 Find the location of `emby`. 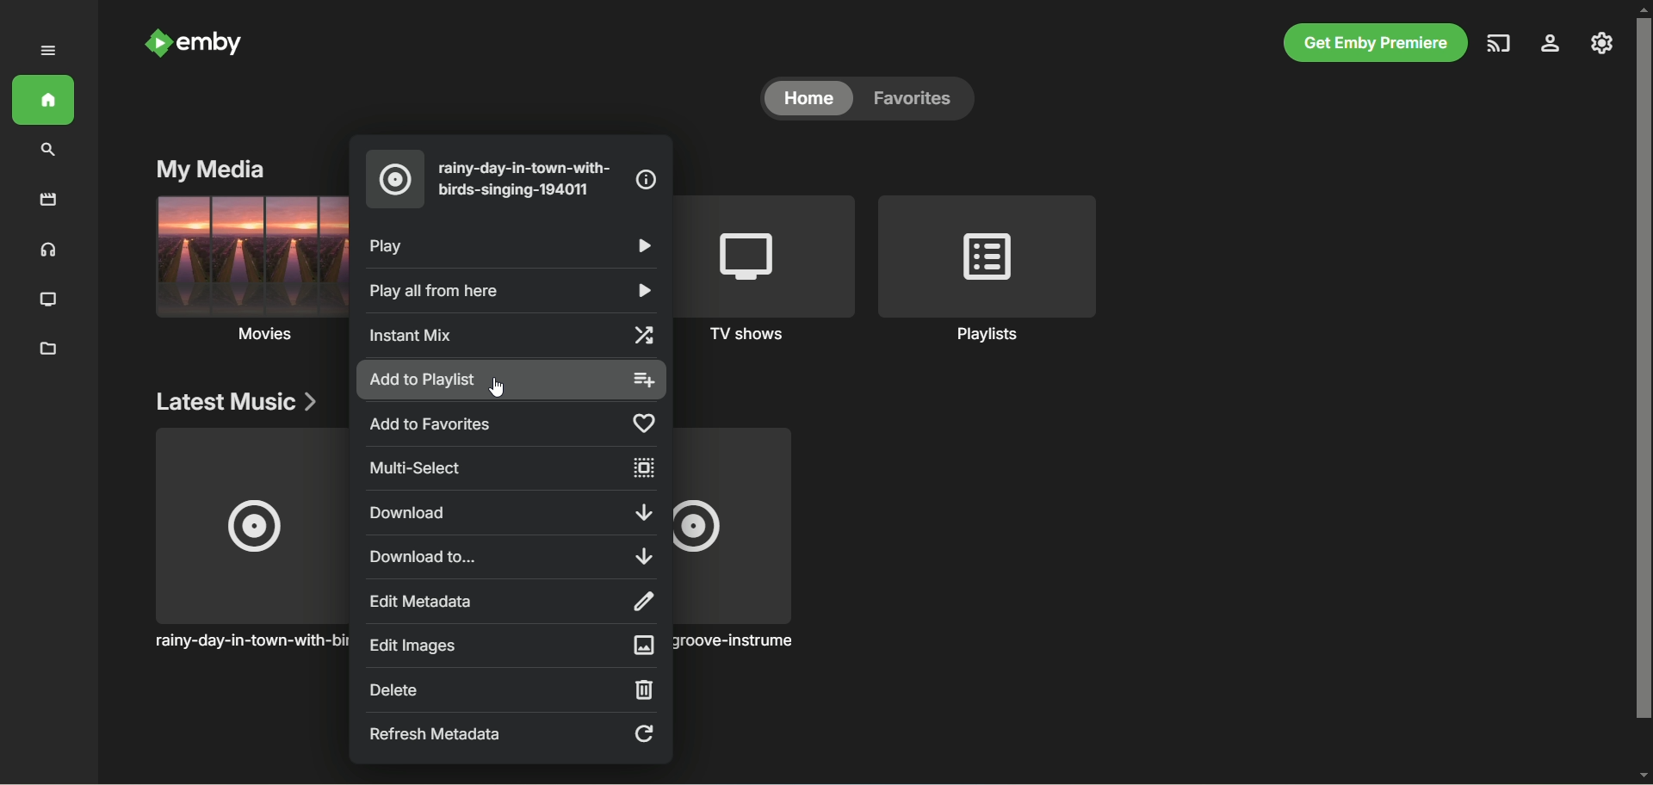

emby is located at coordinates (210, 43).